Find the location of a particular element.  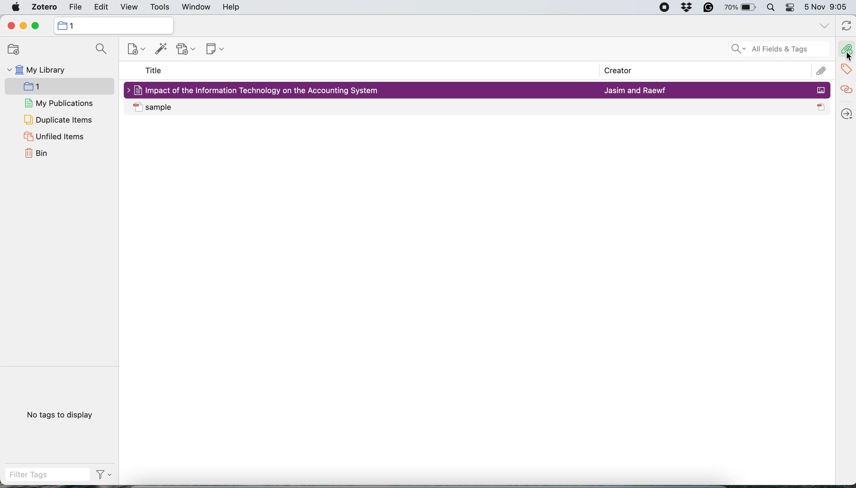

system logo is located at coordinates (16, 7).